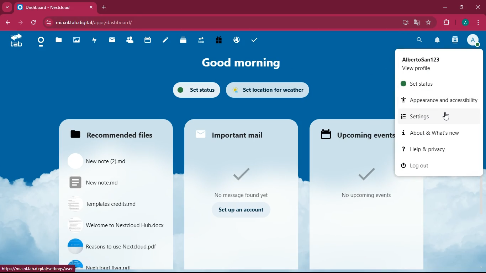  I want to click on images, so click(78, 41).